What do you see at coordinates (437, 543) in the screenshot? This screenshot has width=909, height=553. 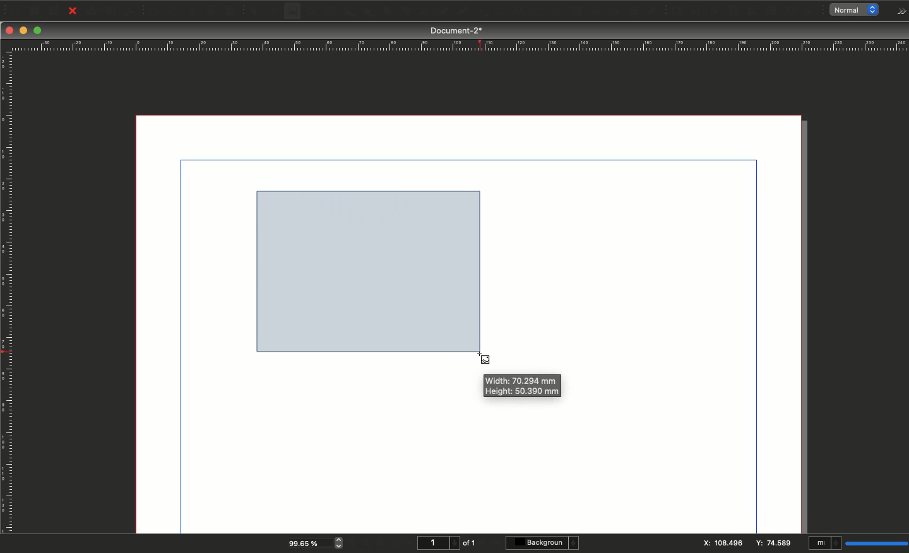 I see `1` at bounding box center [437, 543].